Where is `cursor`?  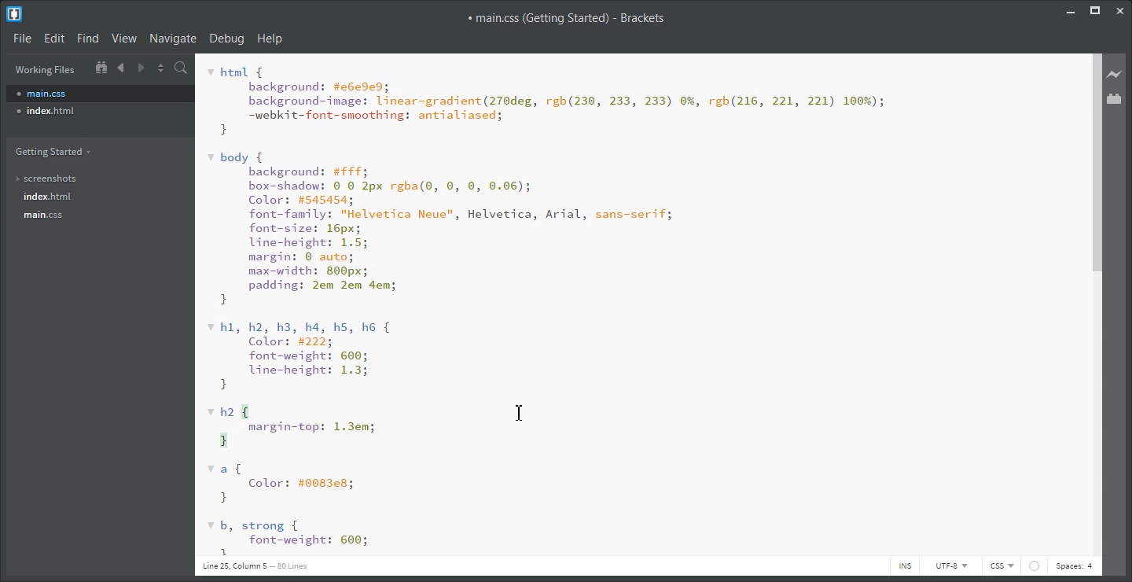 cursor is located at coordinates (524, 411).